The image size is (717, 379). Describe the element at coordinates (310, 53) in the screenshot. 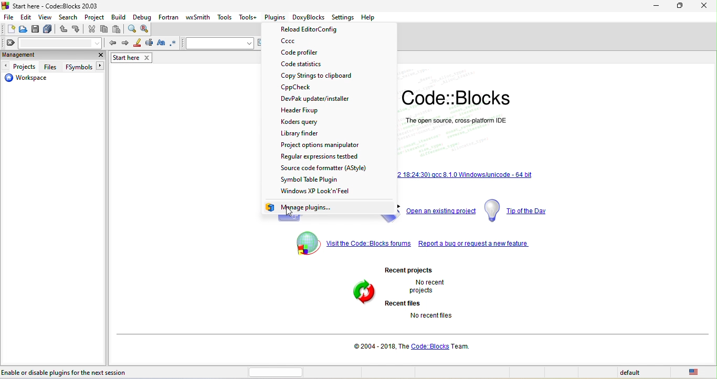

I see `code profiler` at that location.